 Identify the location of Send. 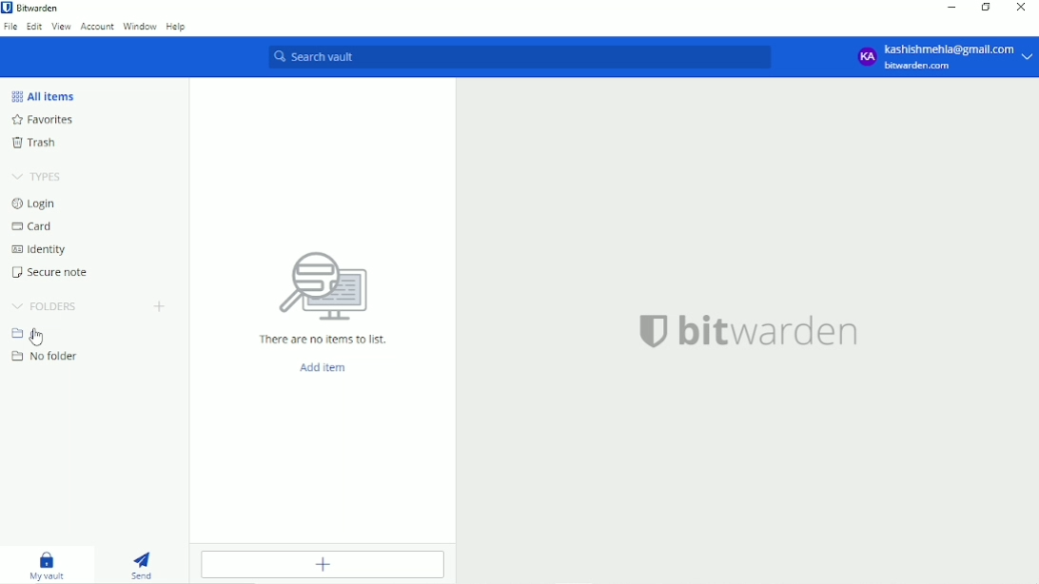
(147, 565).